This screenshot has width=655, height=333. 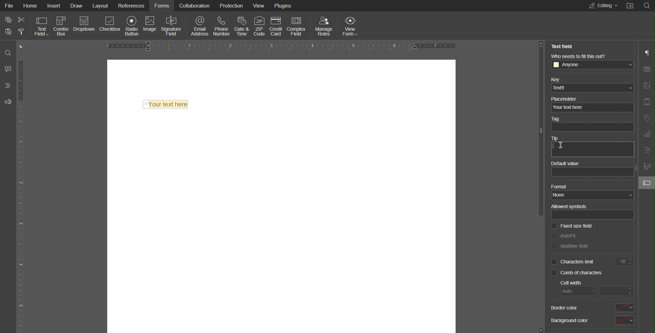 What do you see at coordinates (195, 5) in the screenshot?
I see `Collaboration` at bounding box center [195, 5].